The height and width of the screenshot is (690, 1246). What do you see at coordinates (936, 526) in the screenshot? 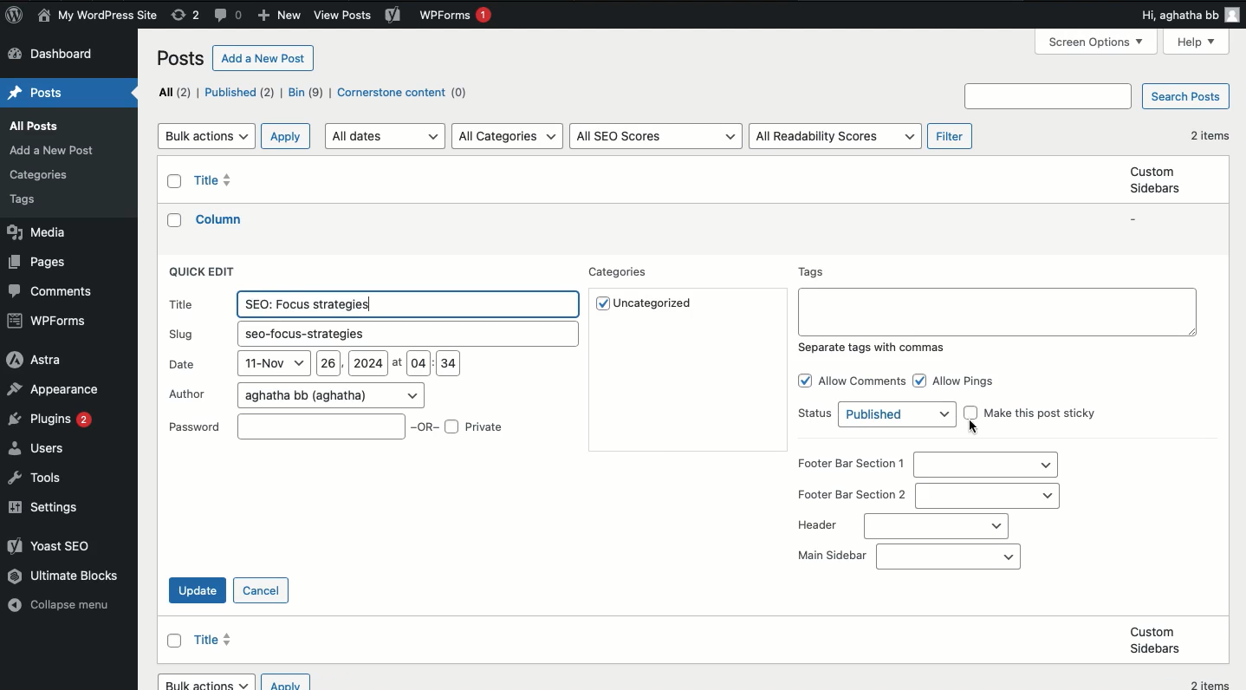
I see `header` at bounding box center [936, 526].